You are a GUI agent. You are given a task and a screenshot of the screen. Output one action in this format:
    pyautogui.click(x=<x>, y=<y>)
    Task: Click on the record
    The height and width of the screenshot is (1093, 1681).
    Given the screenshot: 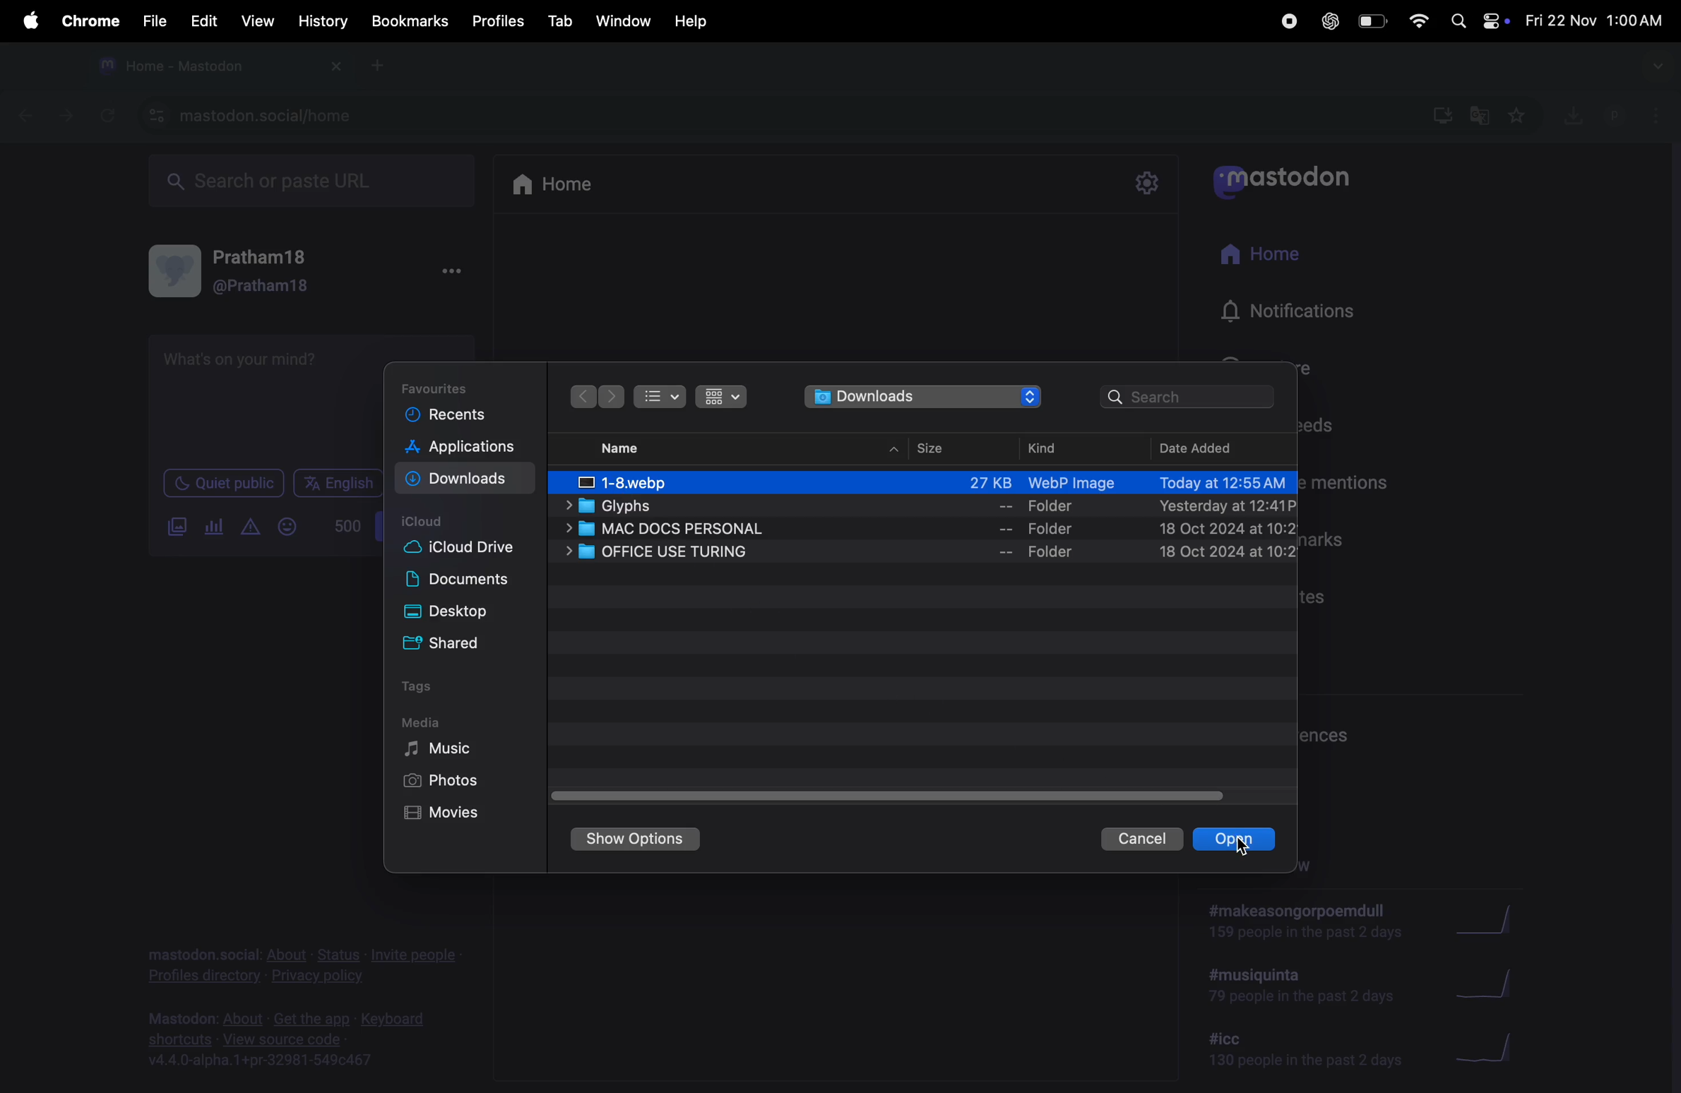 What is the action you would take?
    pyautogui.click(x=1292, y=23)
    